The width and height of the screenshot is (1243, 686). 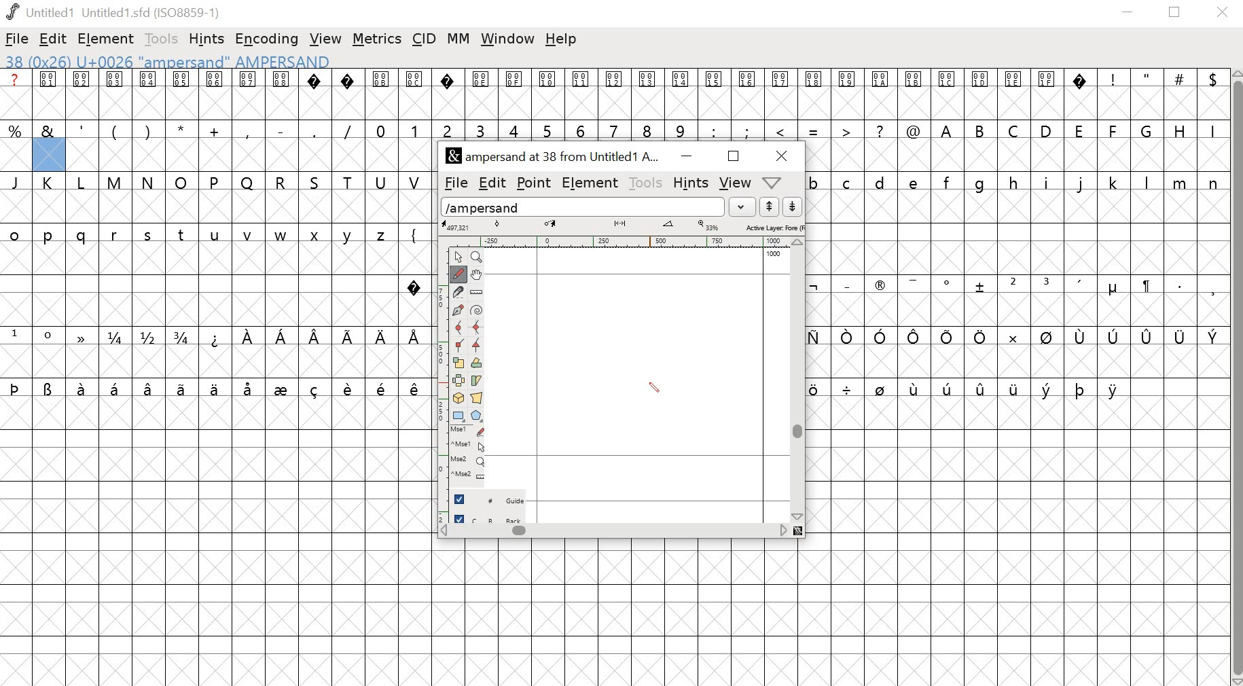 What do you see at coordinates (949, 284) in the screenshot?
I see `Symbol` at bounding box center [949, 284].